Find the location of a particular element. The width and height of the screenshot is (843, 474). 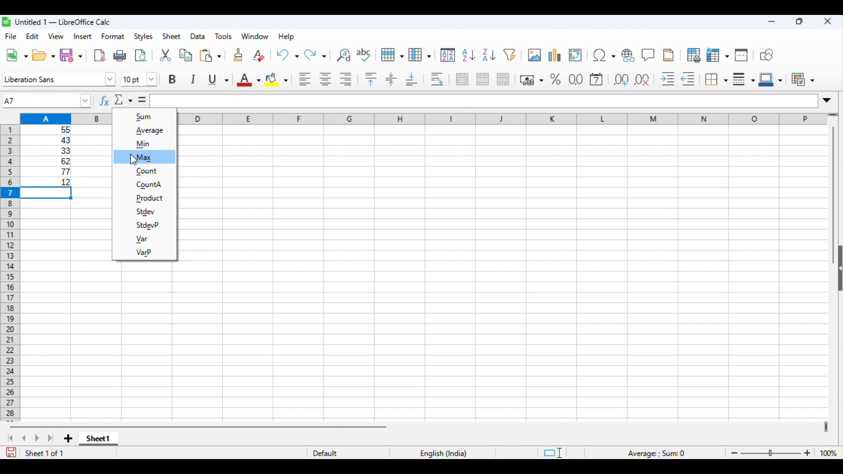

cursor movement is located at coordinates (133, 161).